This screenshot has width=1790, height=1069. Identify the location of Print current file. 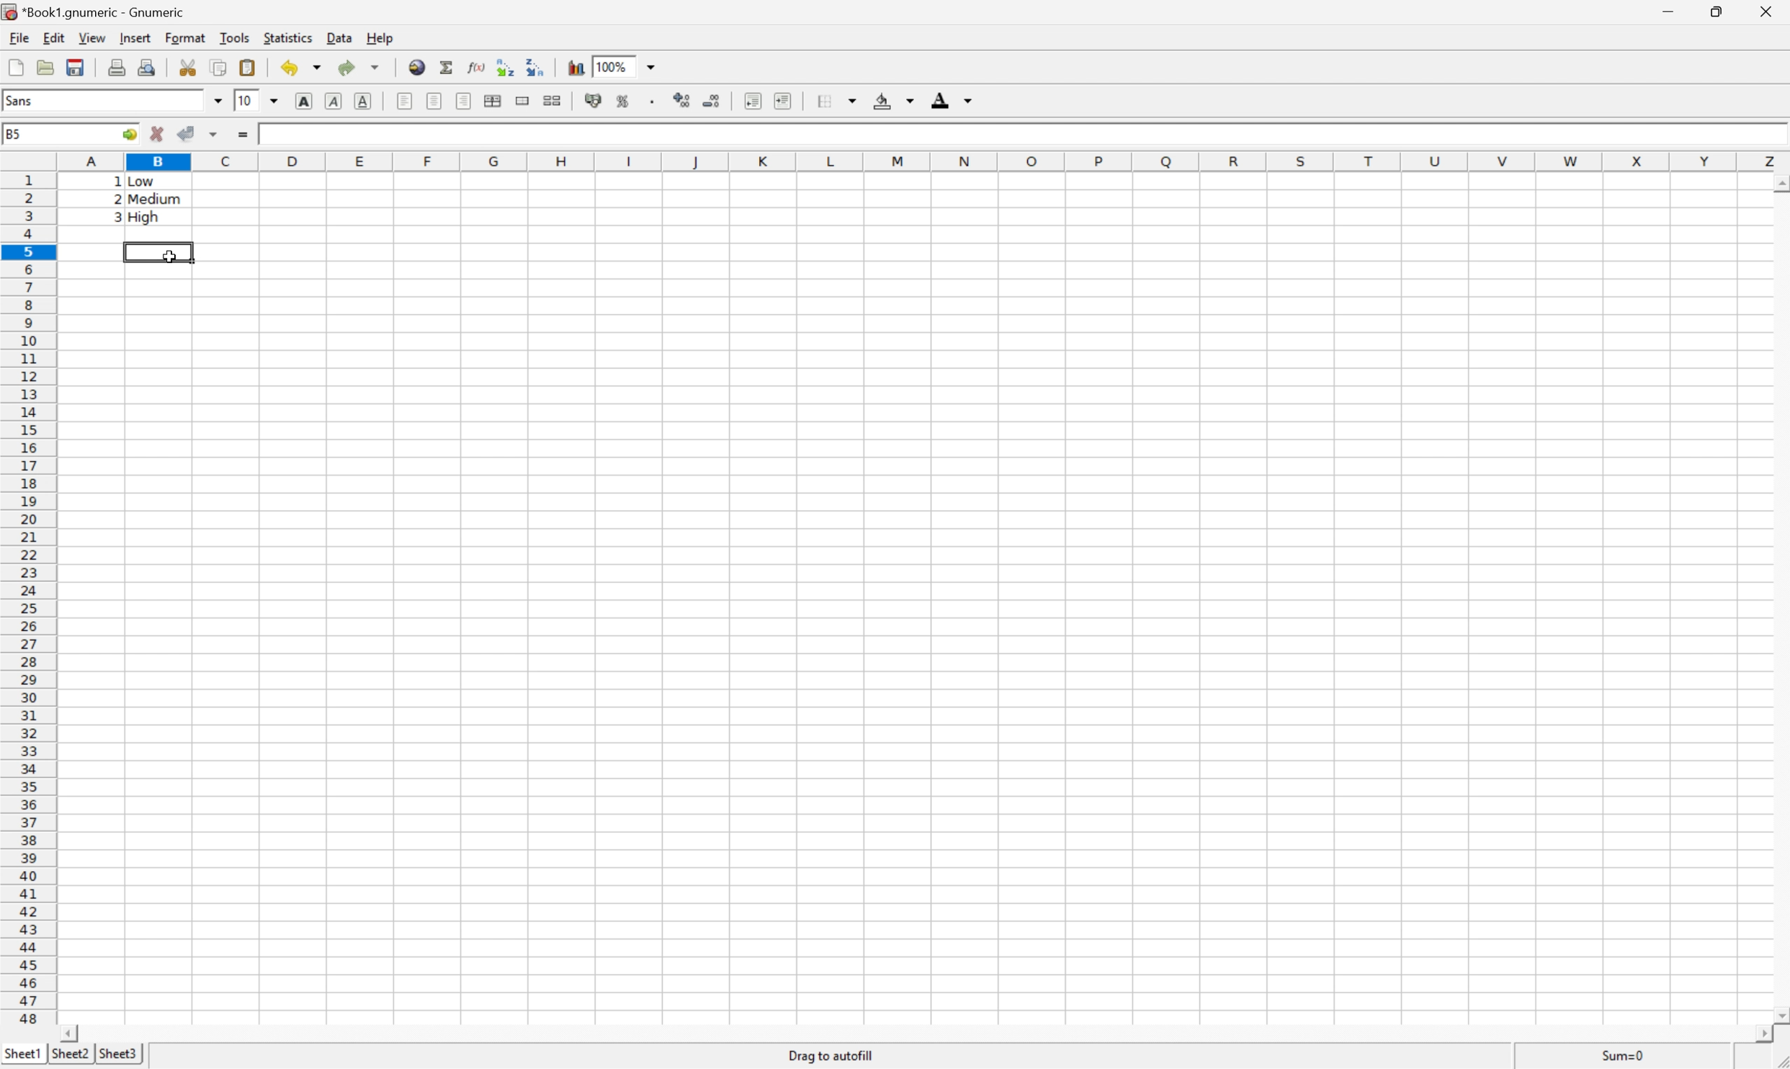
(117, 66).